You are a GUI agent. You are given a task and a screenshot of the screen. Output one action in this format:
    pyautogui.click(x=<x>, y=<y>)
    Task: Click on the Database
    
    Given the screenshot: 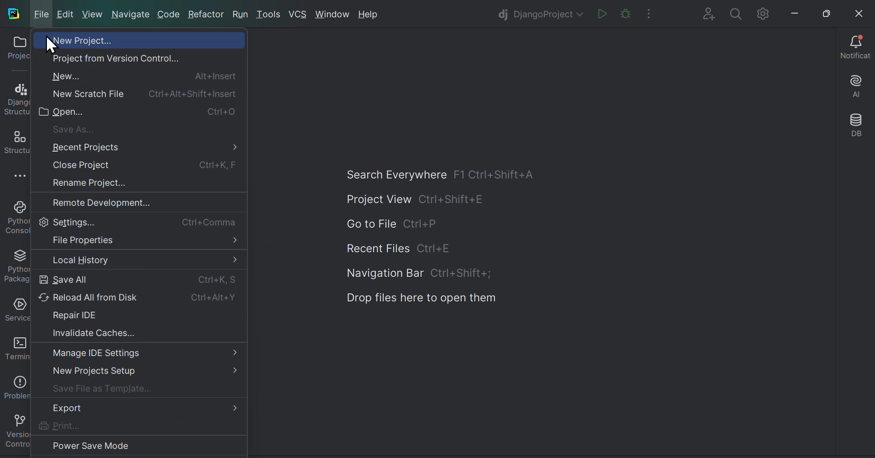 What is the action you would take?
    pyautogui.click(x=855, y=126)
    